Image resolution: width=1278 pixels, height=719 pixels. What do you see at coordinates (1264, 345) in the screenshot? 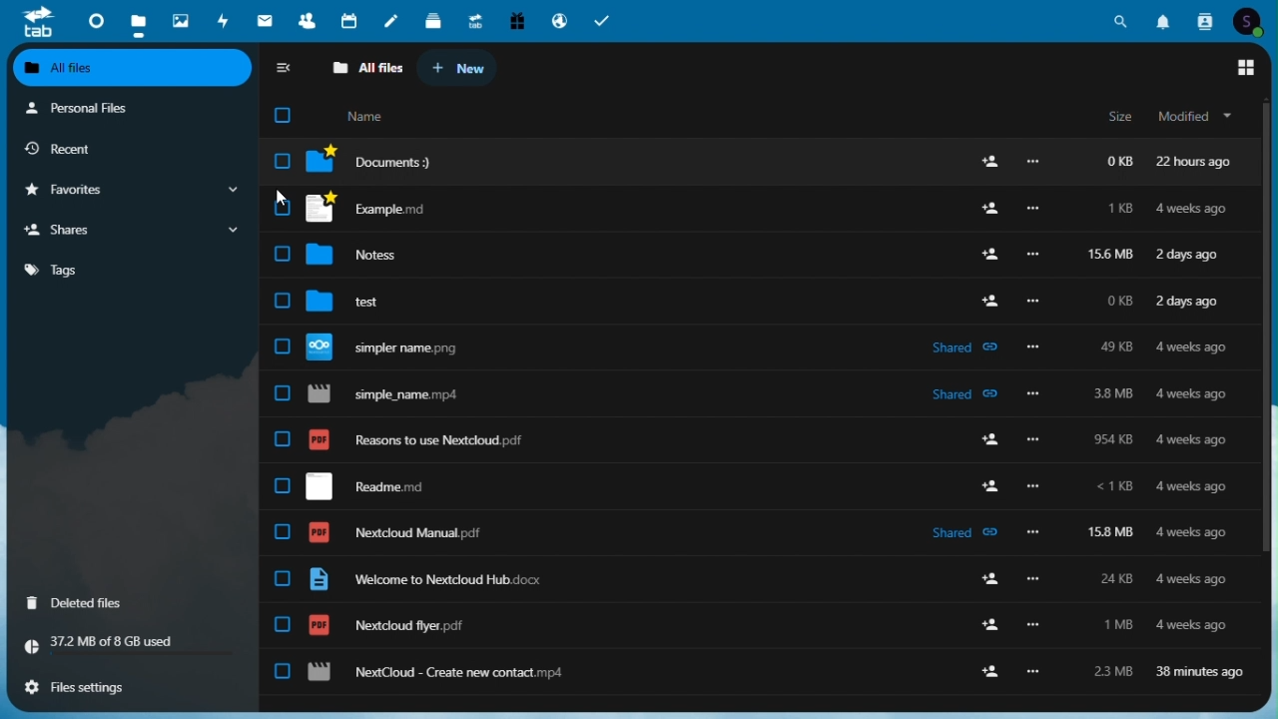
I see `scroll bar` at bounding box center [1264, 345].